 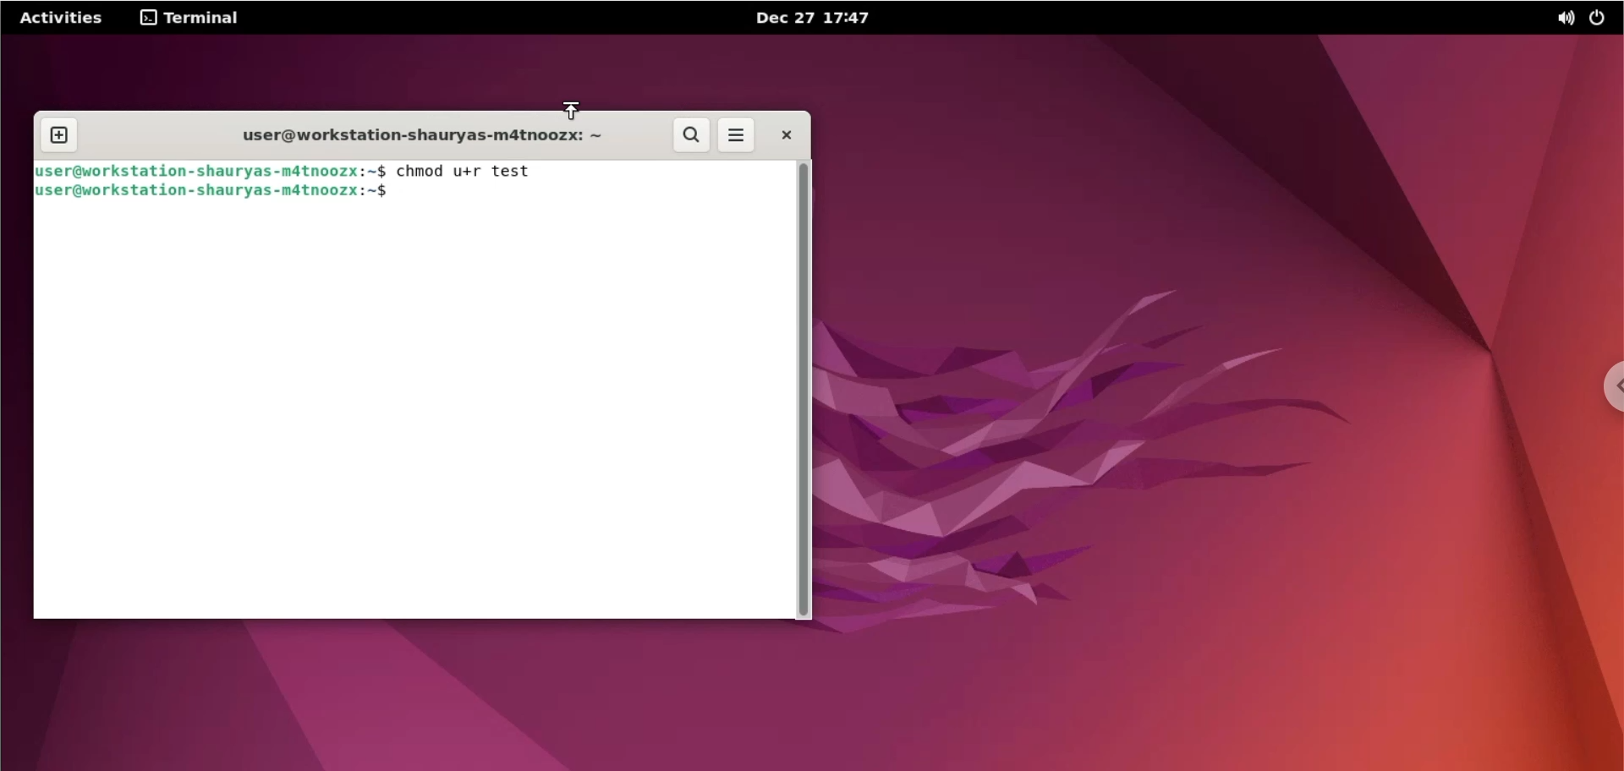 I want to click on terminal, so click(x=195, y=18).